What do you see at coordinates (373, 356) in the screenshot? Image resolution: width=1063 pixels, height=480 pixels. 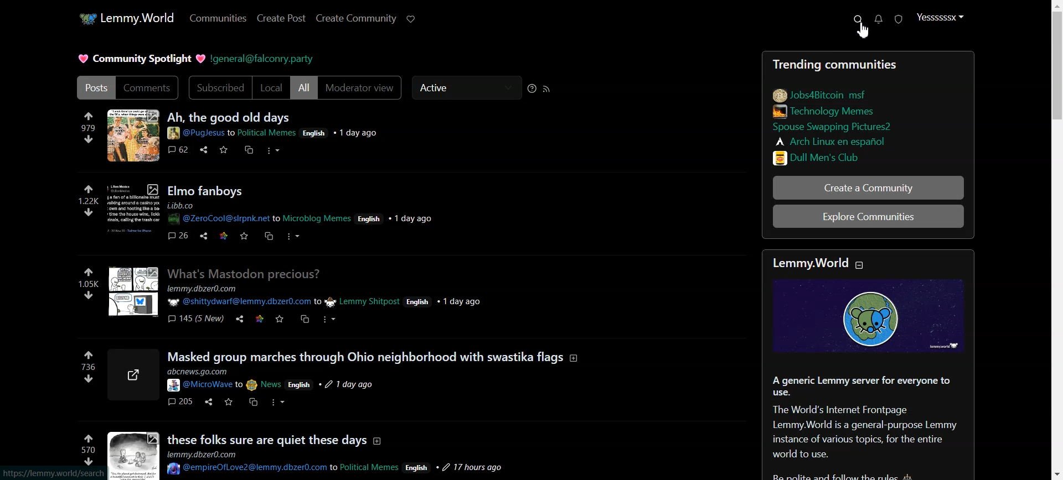 I see `post` at bounding box center [373, 356].